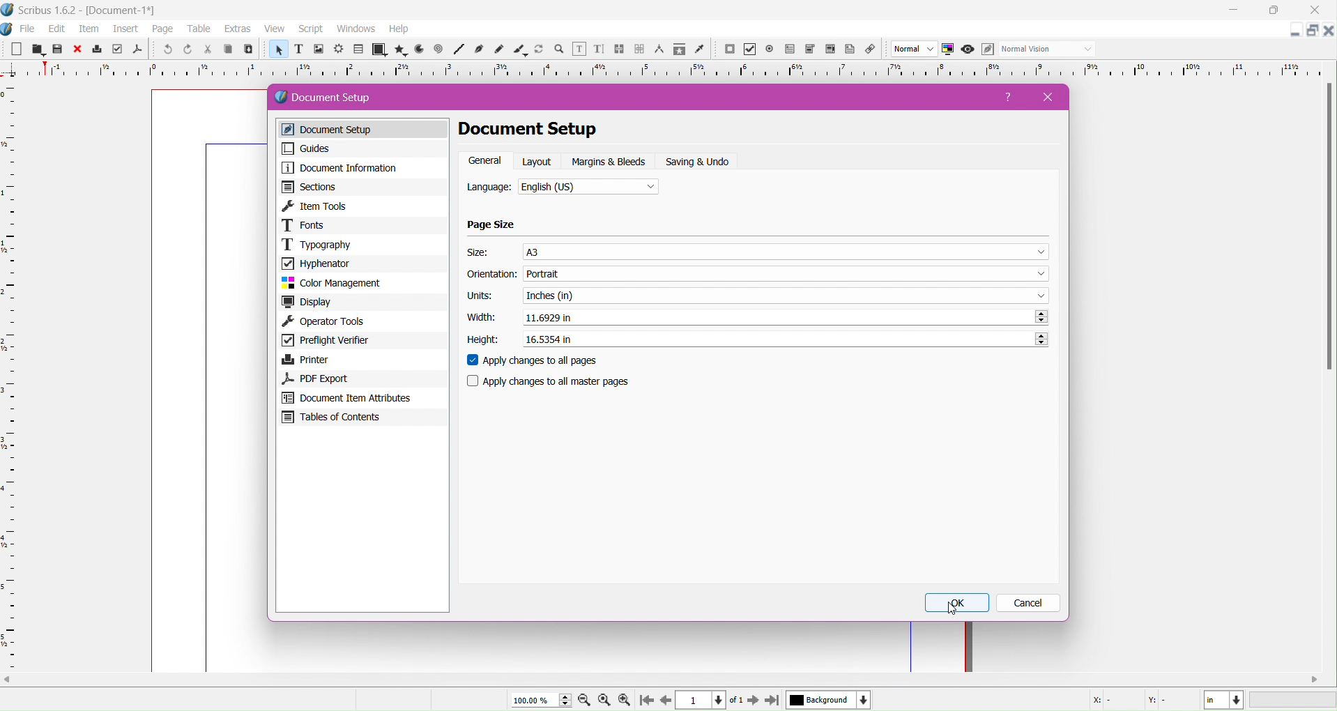 This screenshot has width=1337, height=711. Describe the element at coordinates (873, 49) in the screenshot. I see `link annotations` at that location.